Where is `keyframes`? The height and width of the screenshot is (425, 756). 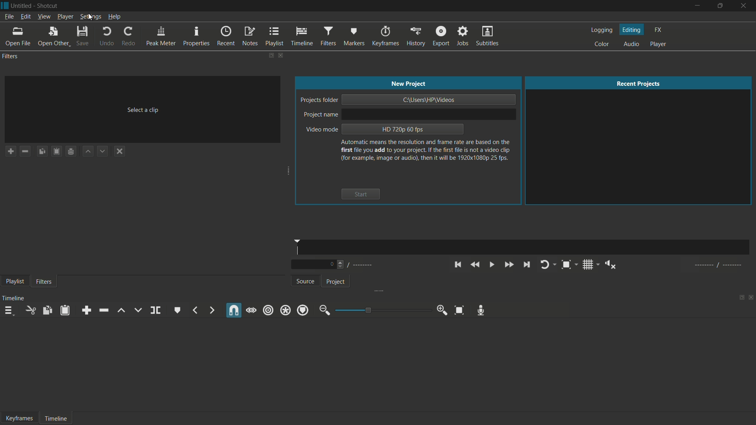 keyframes is located at coordinates (385, 36).